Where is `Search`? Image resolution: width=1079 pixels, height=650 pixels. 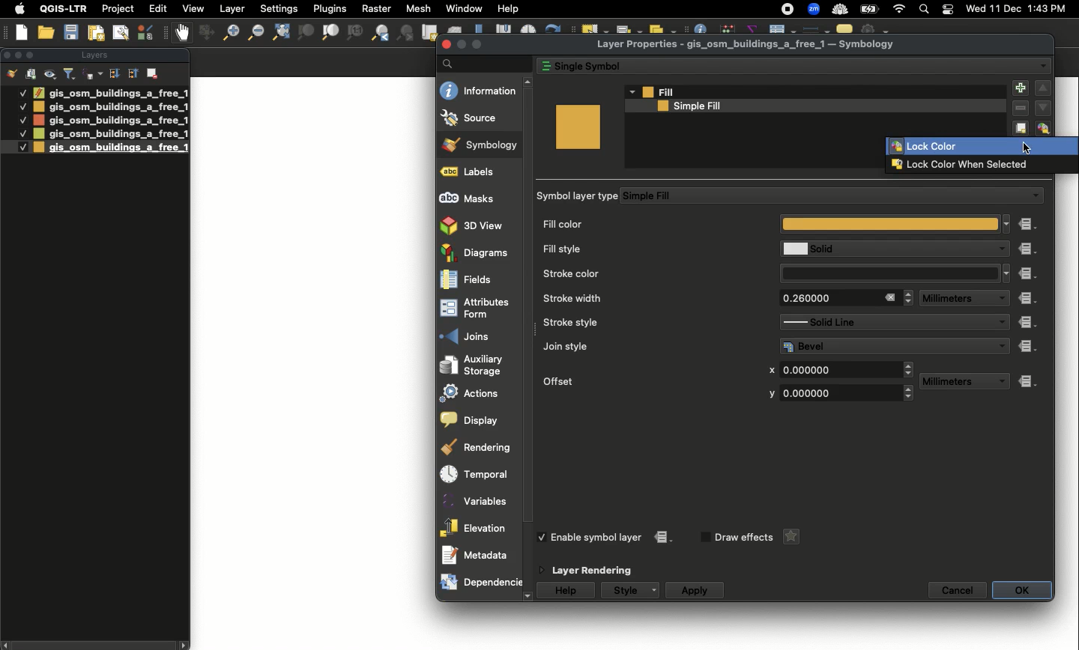
Search is located at coordinates (483, 63).